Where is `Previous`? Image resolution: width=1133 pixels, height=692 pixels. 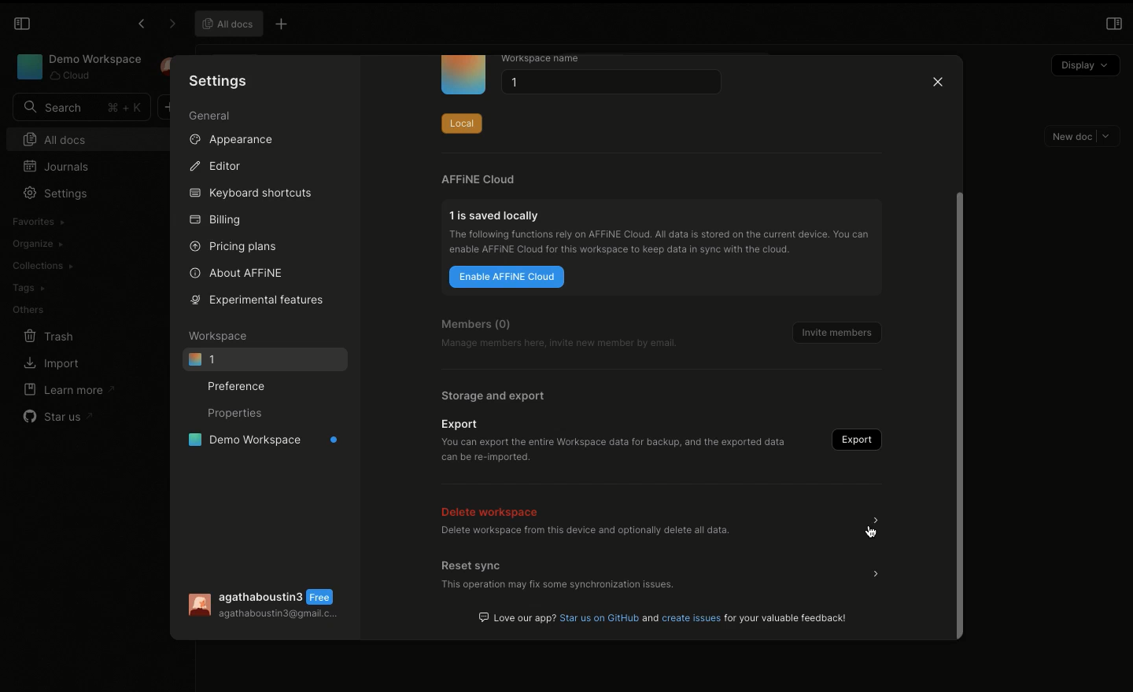
Previous is located at coordinates (139, 26).